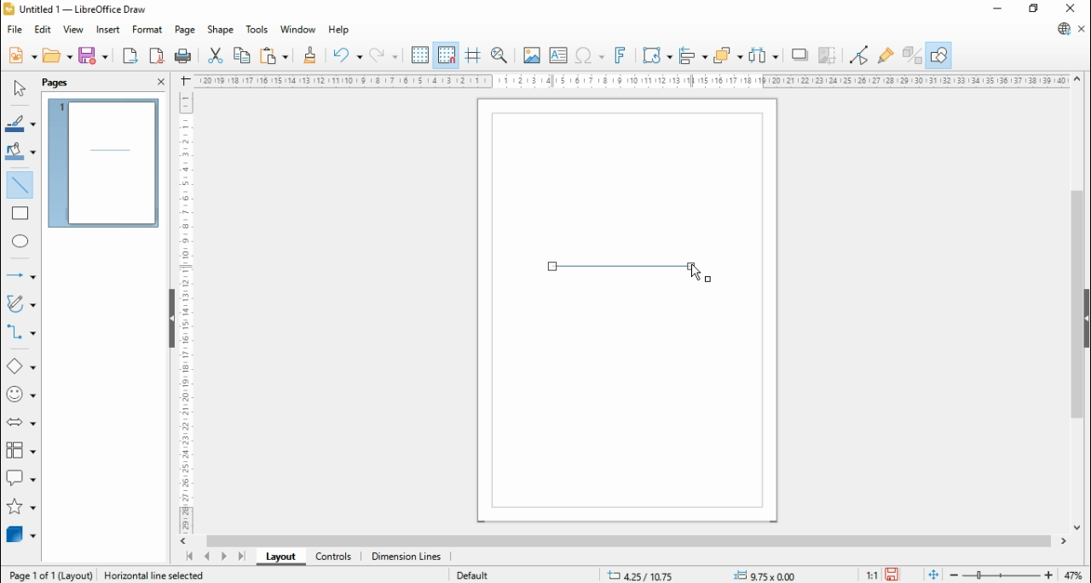 This screenshot has height=583, width=1091. What do you see at coordinates (1076, 574) in the screenshot?
I see `zoom factor` at bounding box center [1076, 574].